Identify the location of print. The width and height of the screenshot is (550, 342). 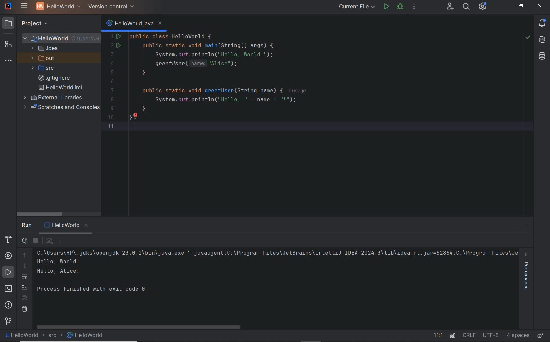
(25, 298).